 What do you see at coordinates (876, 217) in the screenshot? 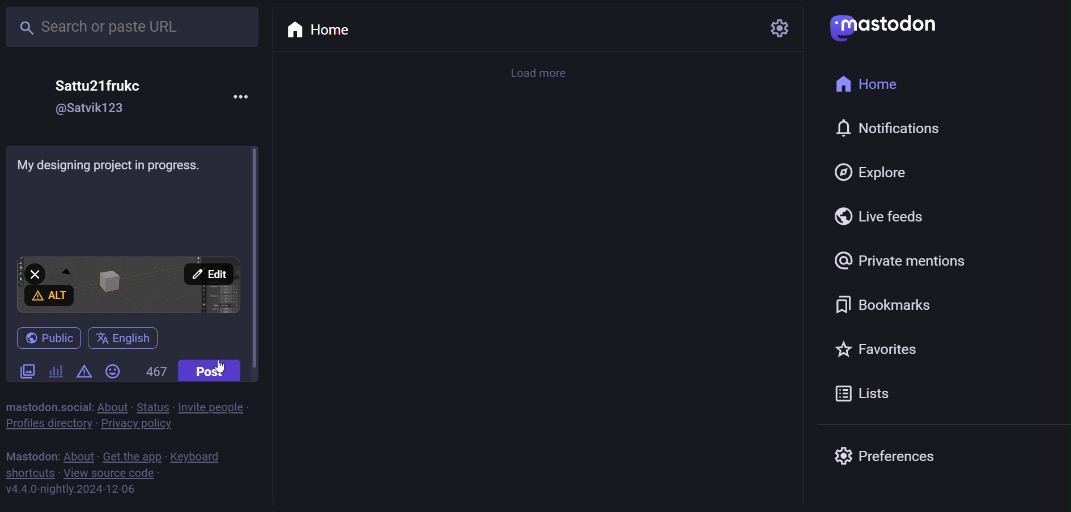
I see `live feed` at bounding box center [876, 217].